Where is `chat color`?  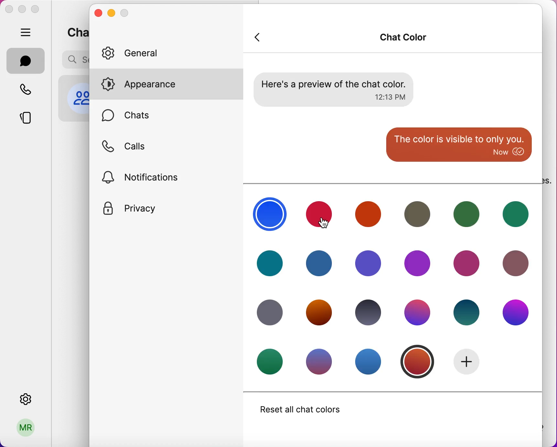 chat color is located at coordinates (401, 38).